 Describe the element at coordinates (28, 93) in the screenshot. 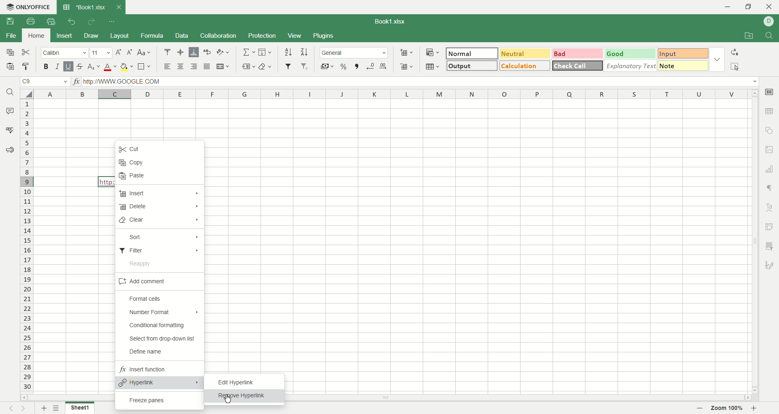

I see `select all` at that location.